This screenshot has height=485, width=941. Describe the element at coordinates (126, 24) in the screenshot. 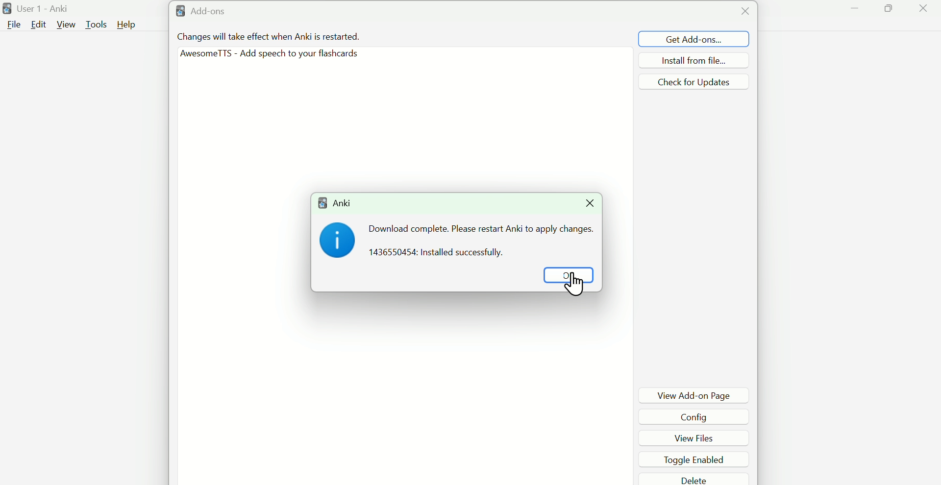

I see `Help` at that location.